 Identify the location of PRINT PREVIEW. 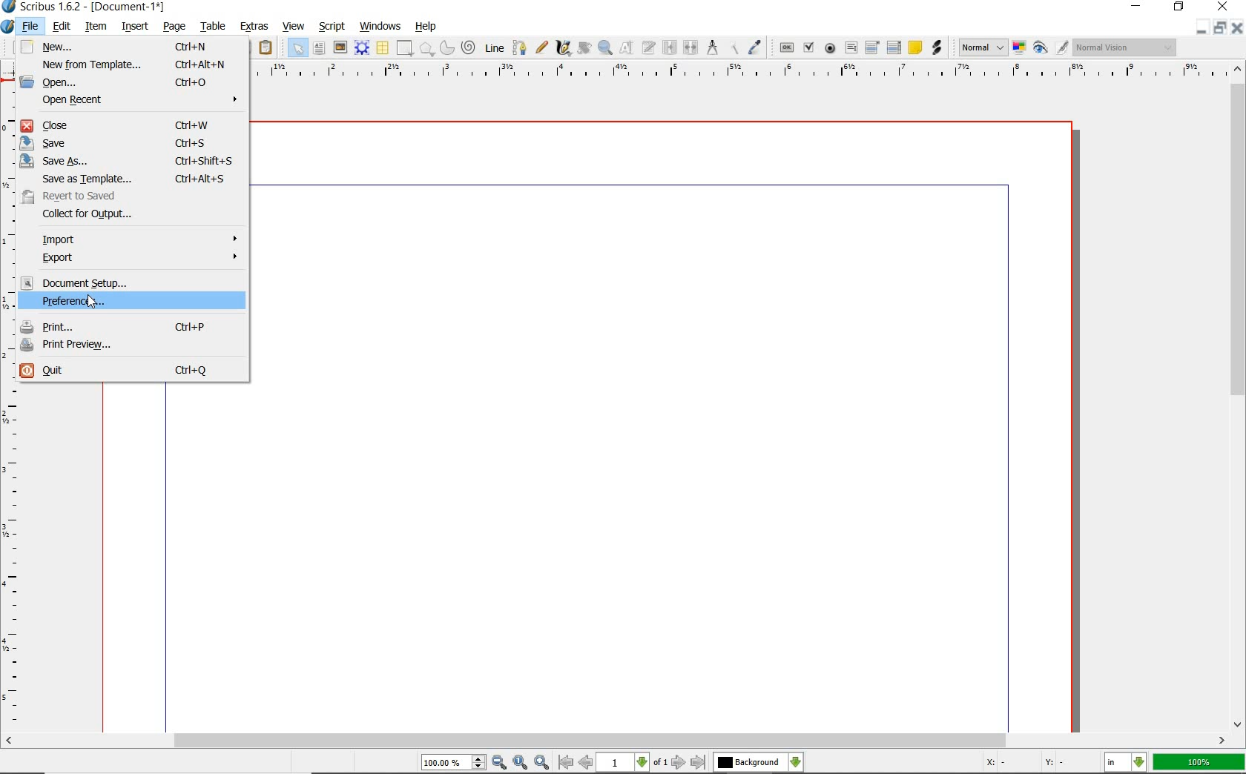
(129, 347).